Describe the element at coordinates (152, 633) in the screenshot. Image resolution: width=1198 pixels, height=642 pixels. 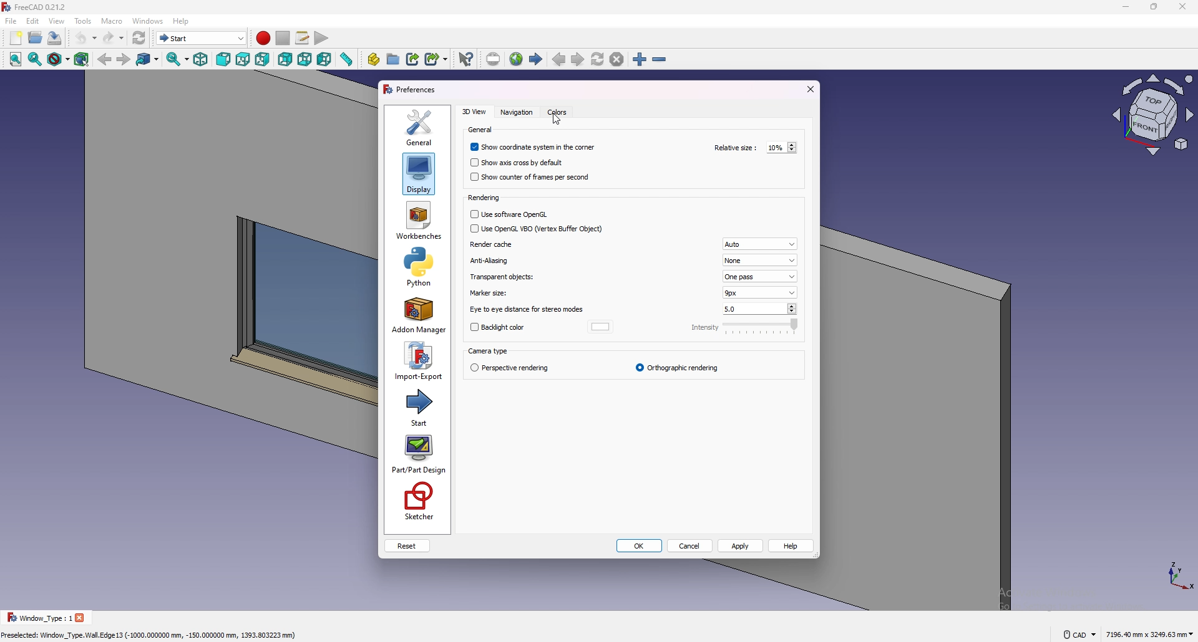
I see `Preselected: Window_Type.Wall. Edge 13 (-1000,000000 mm, -150.000000 mm, 1393.803223 mm)` at that location.